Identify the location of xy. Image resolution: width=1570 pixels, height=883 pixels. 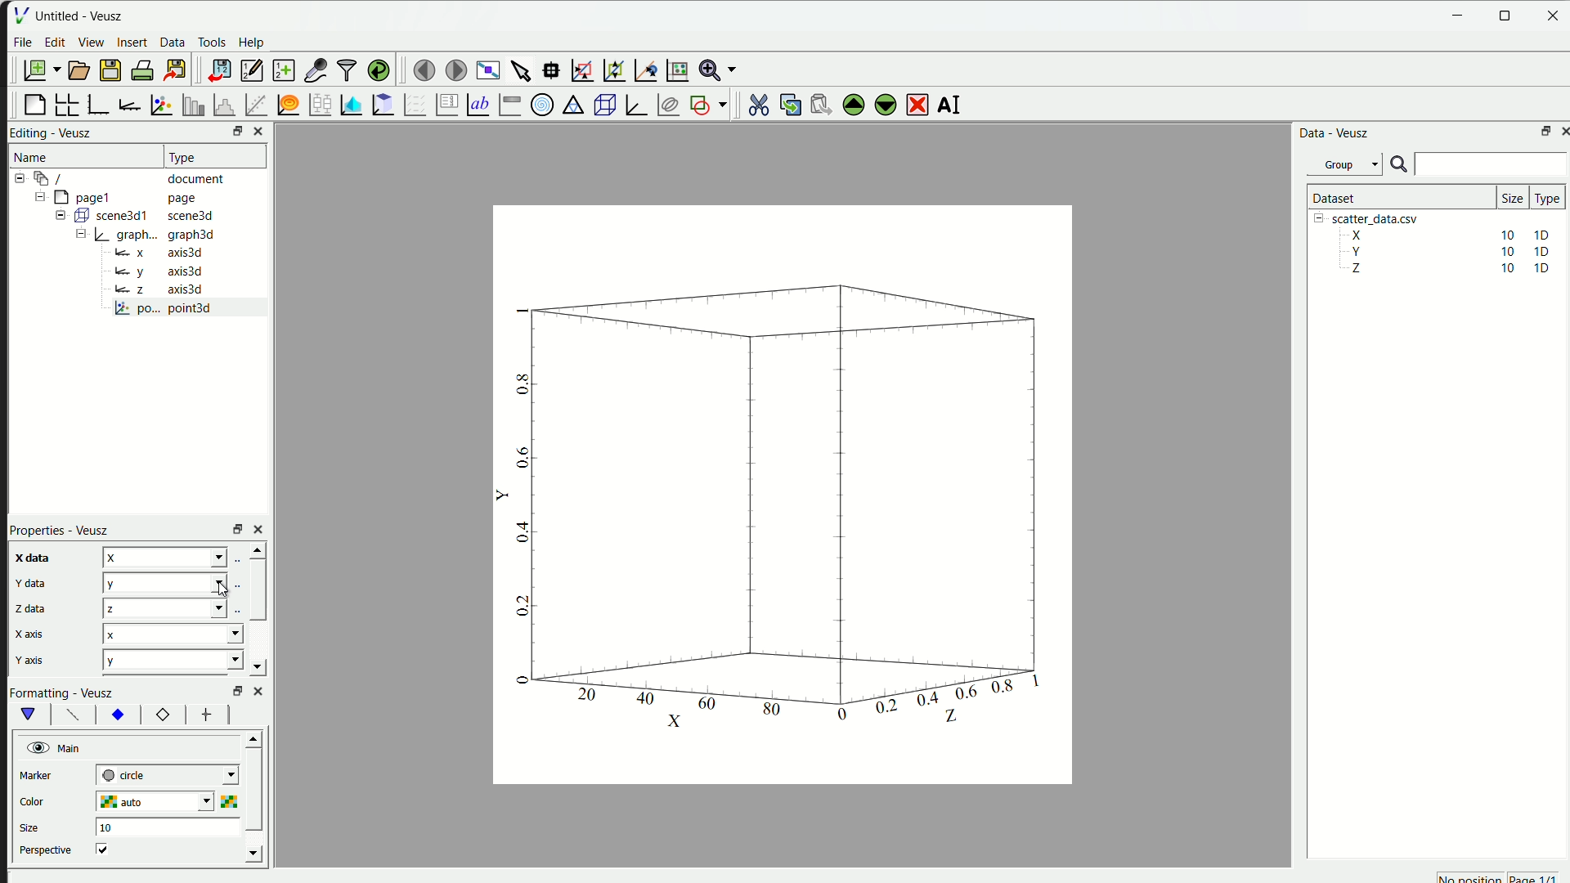
(119, 715).